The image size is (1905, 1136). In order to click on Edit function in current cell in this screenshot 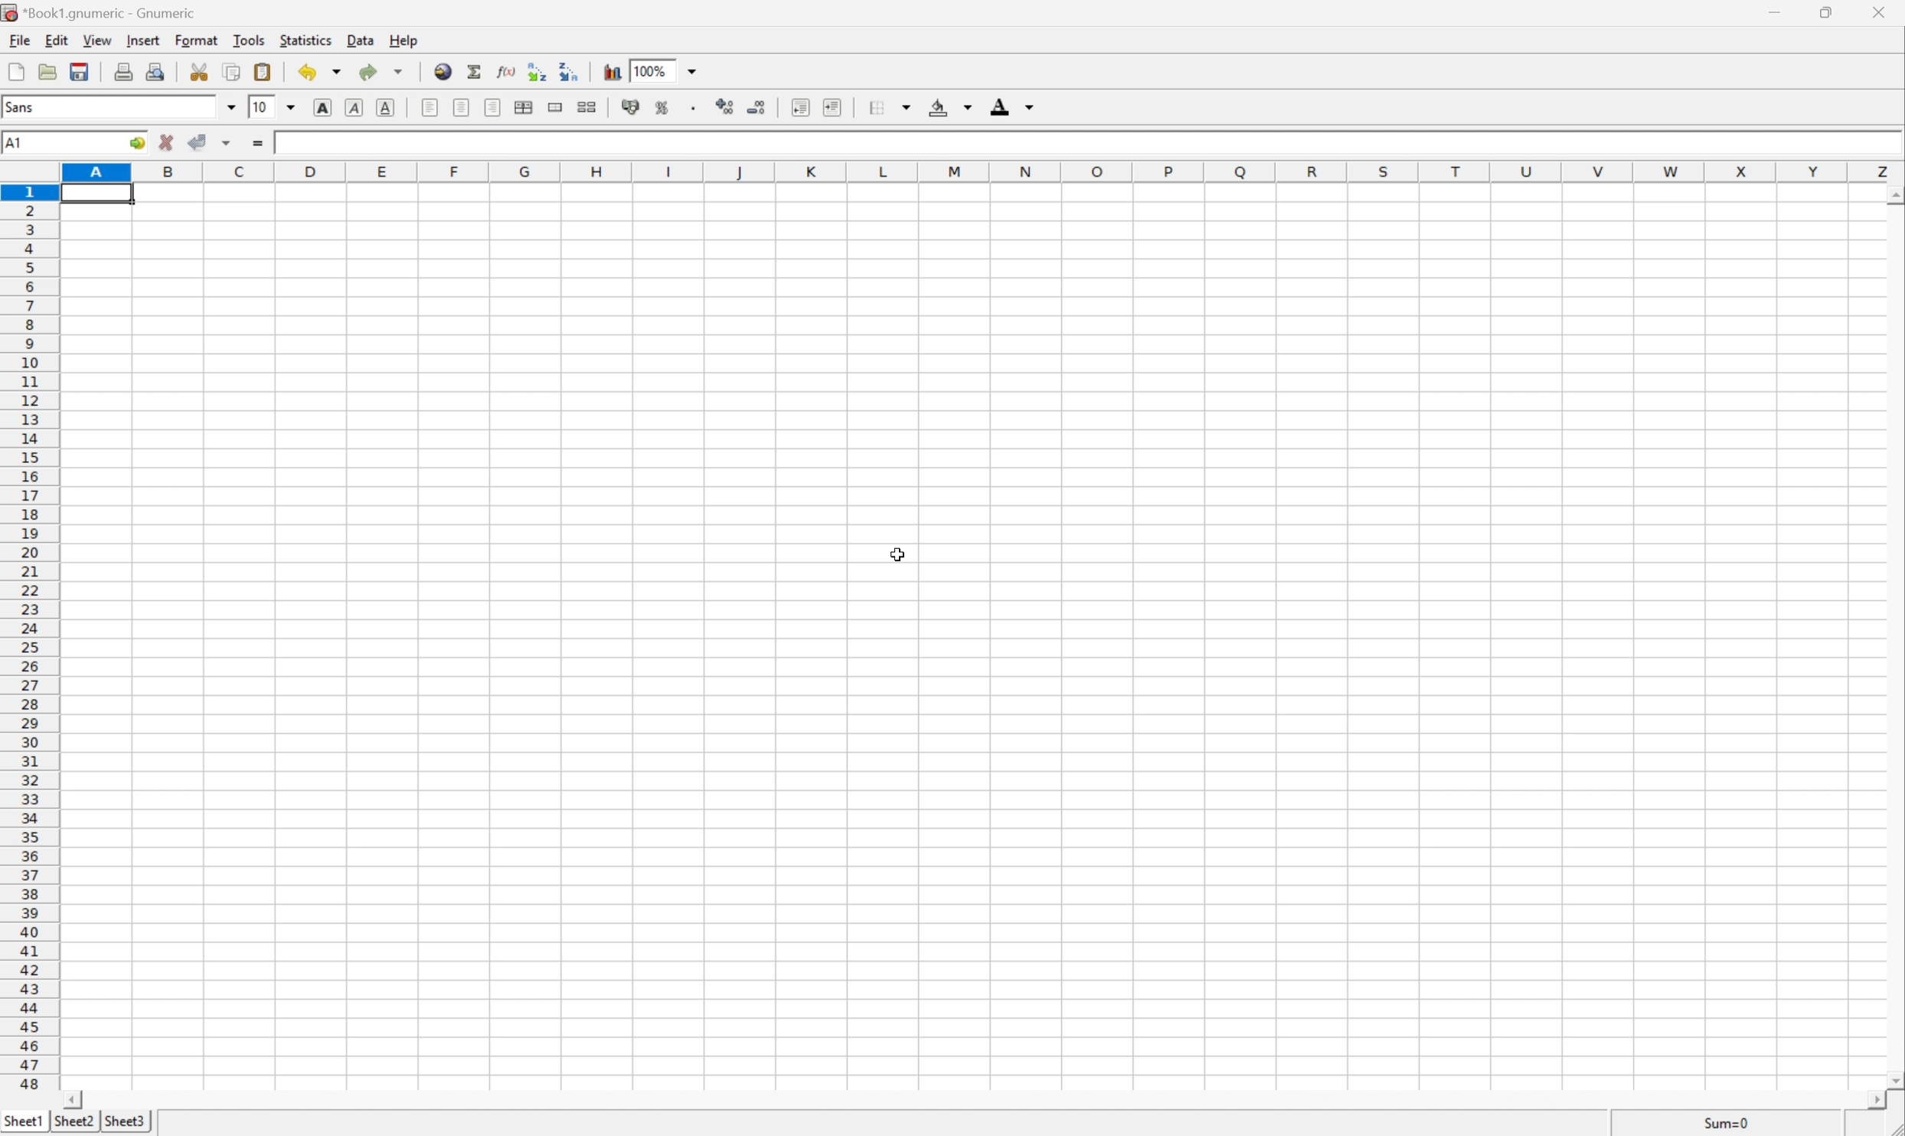, I will do `click(506, 70)`.